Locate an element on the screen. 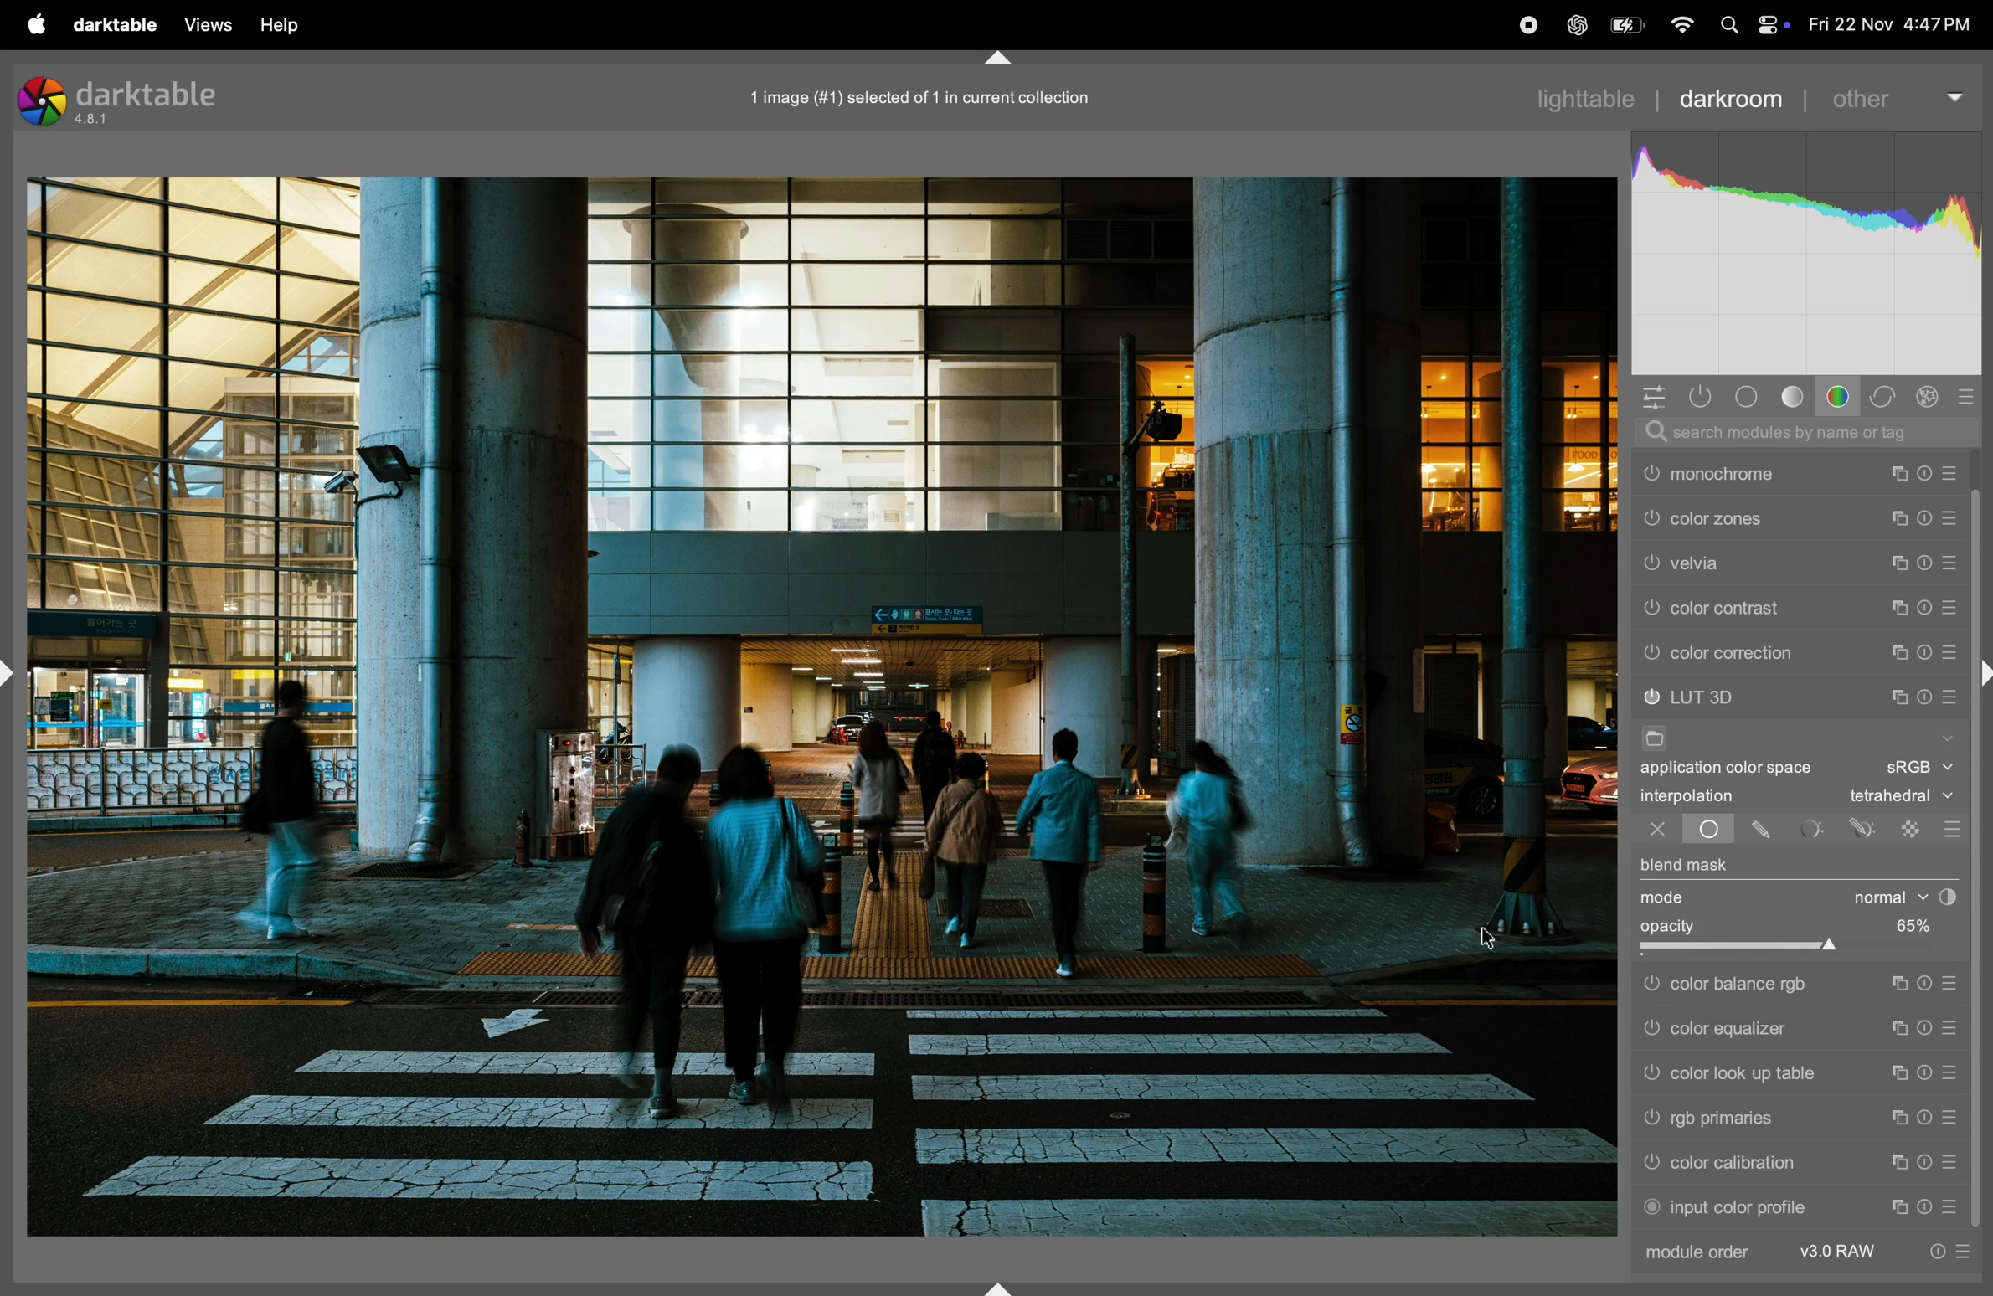  show is located at coordinates (1949, 736).